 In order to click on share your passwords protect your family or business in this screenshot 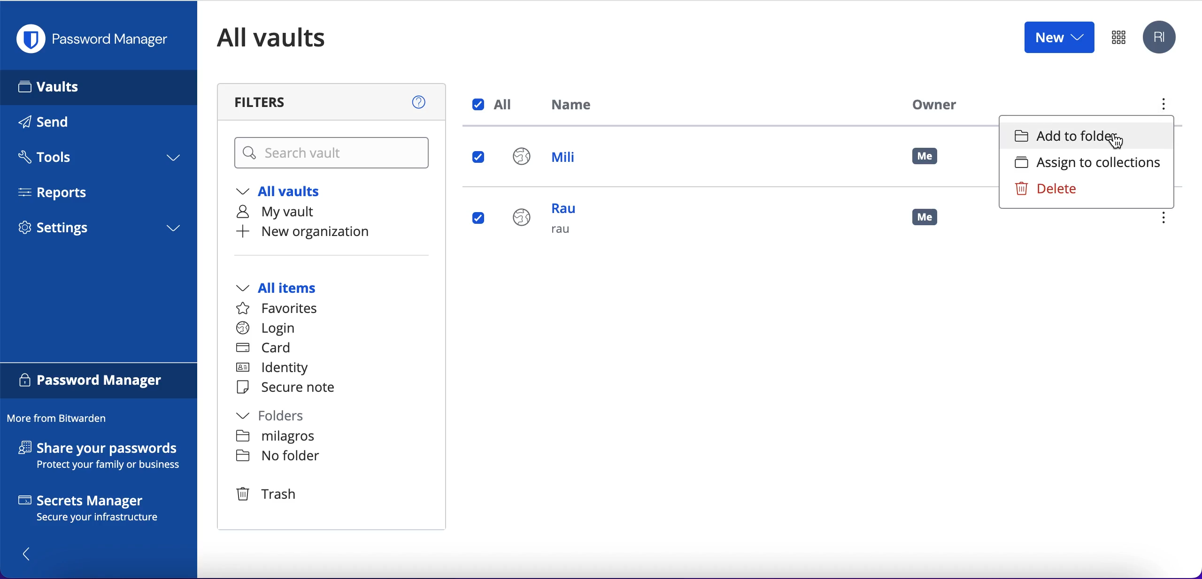, I will do `click(104, 457)`.